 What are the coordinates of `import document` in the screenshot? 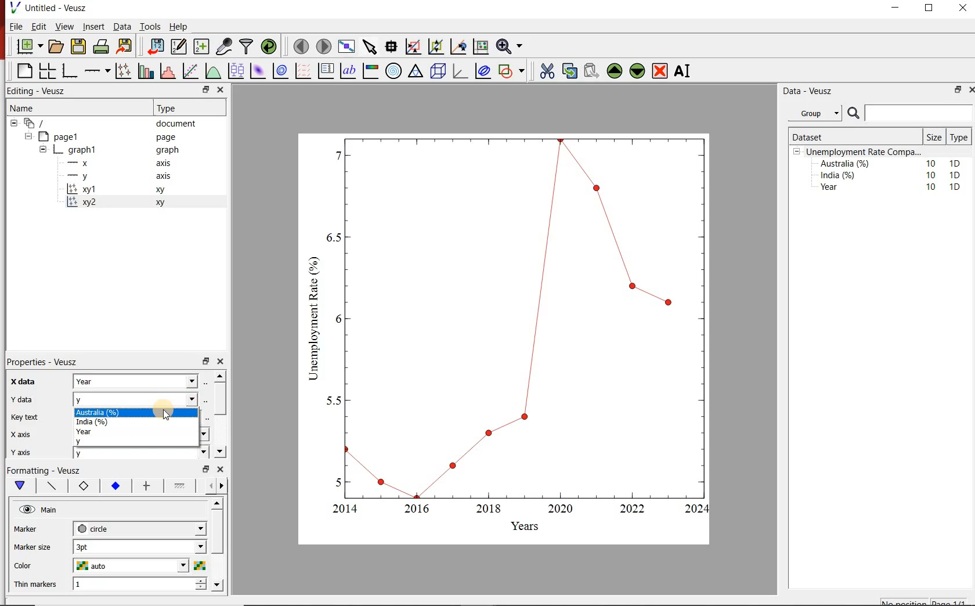 It's located at (157, 45).